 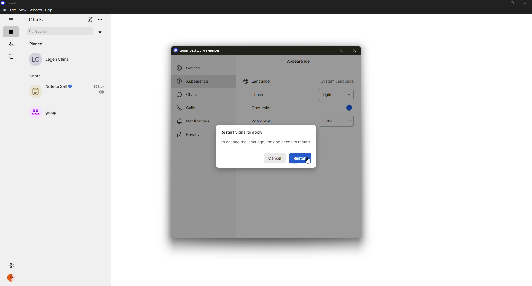 What do you see at coordinates (356, 50) in the screenshot?
I see `close` at bounding box center [356, 50].